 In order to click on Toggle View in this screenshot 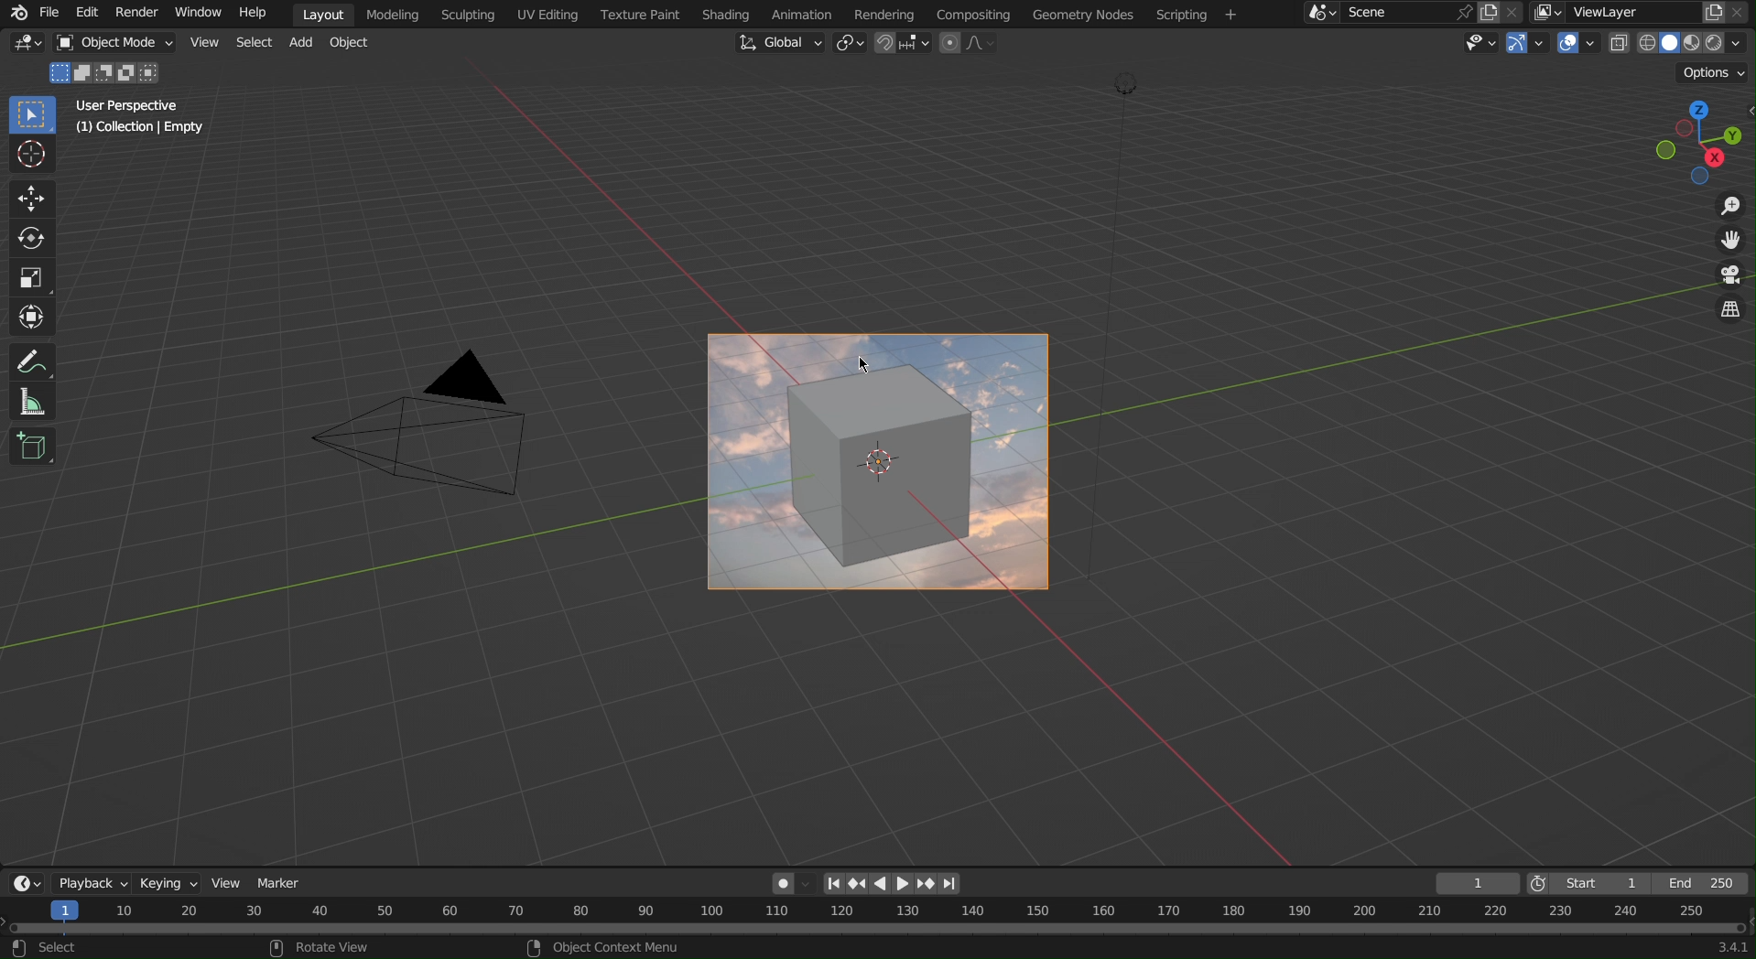, I will do `click(1733, 313)`.